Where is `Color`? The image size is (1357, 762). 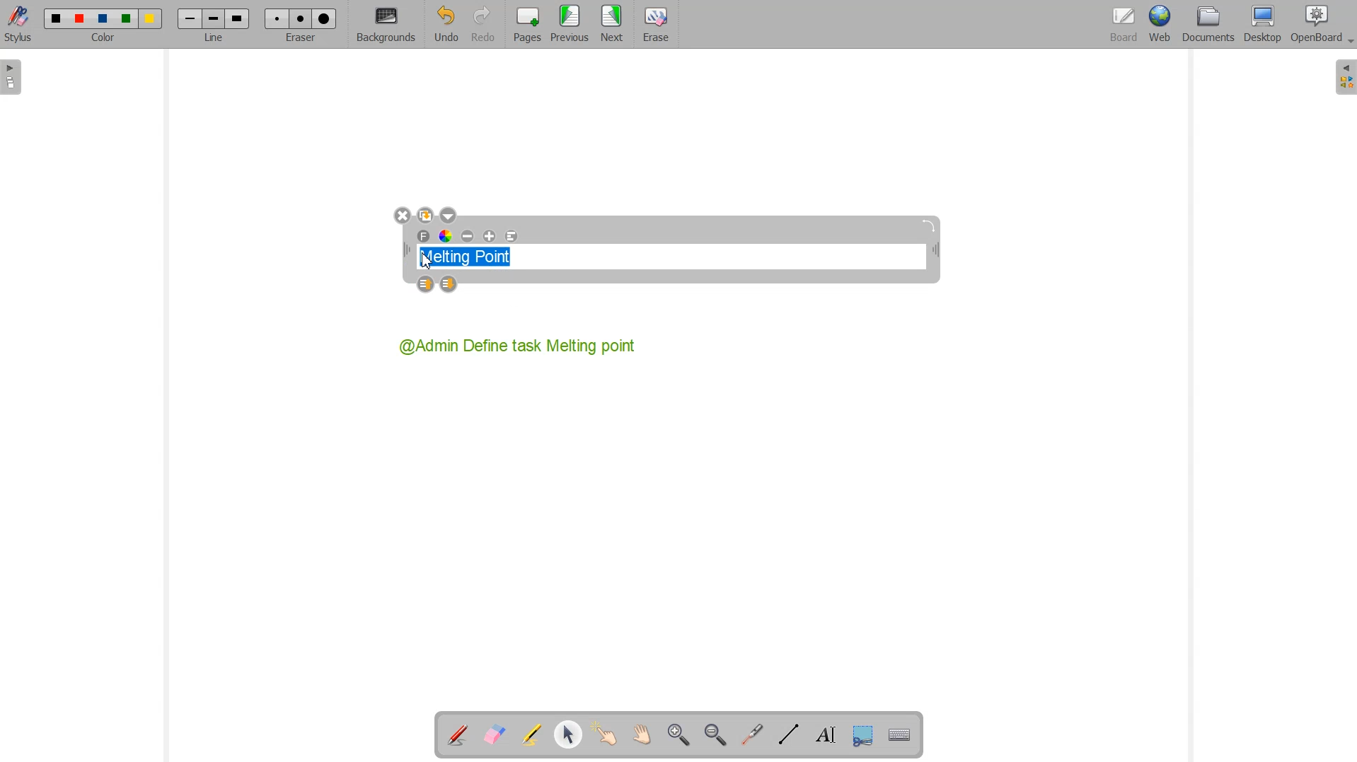 Color is located at coordinates (105, 25).